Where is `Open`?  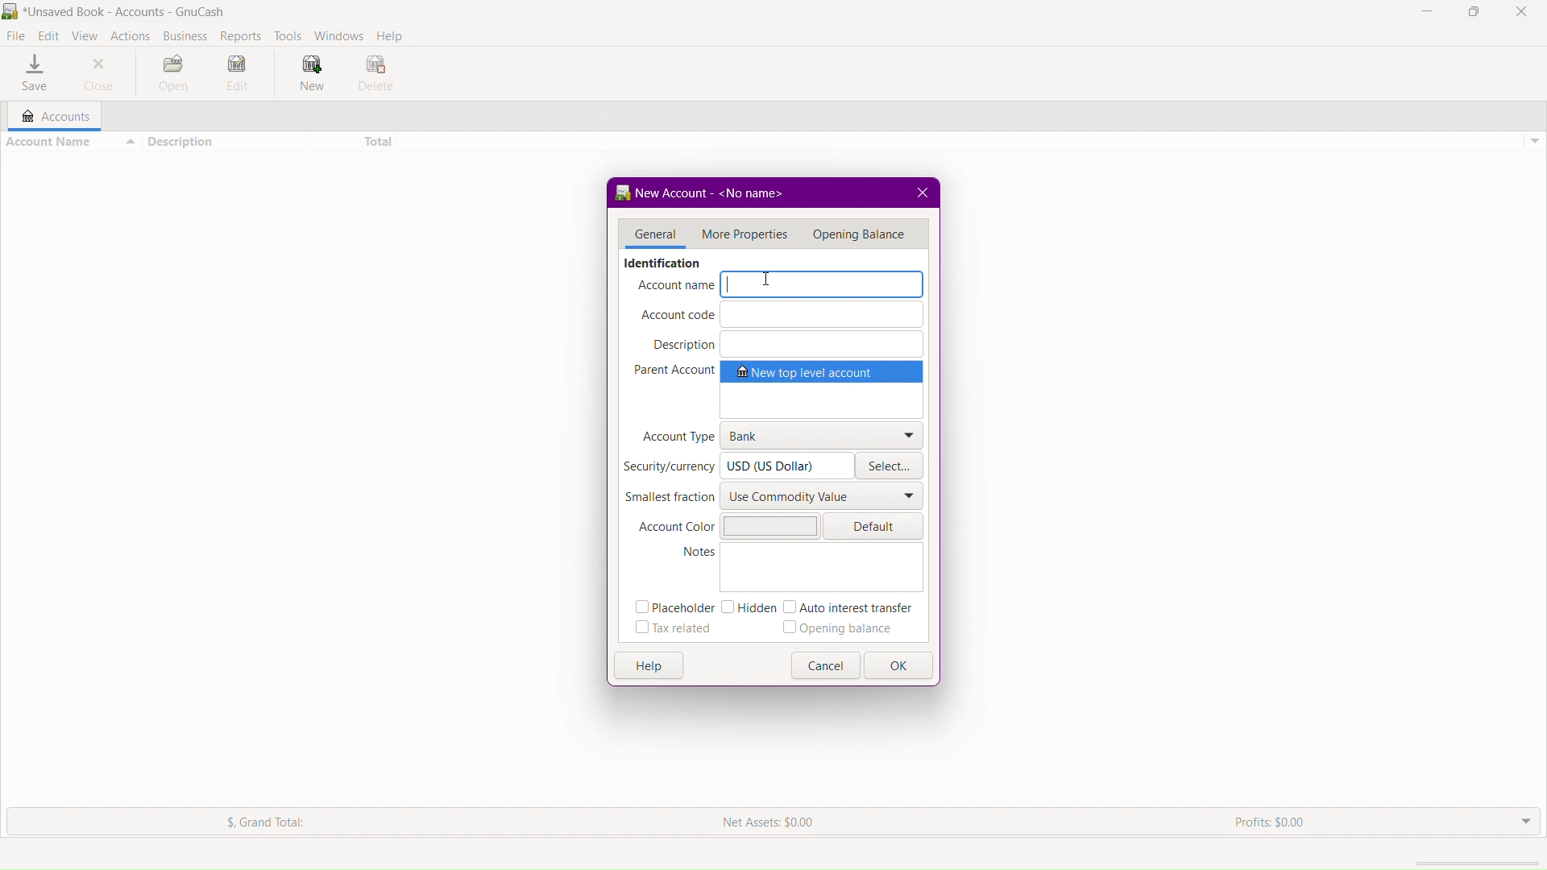 Open is located at coordinates (173, 75).